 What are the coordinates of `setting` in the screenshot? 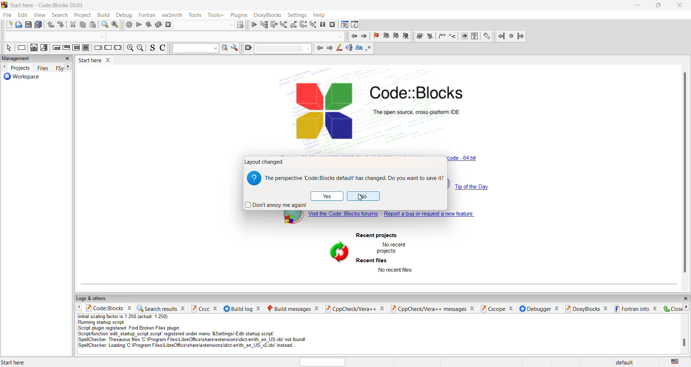 It's located at (487, 37).